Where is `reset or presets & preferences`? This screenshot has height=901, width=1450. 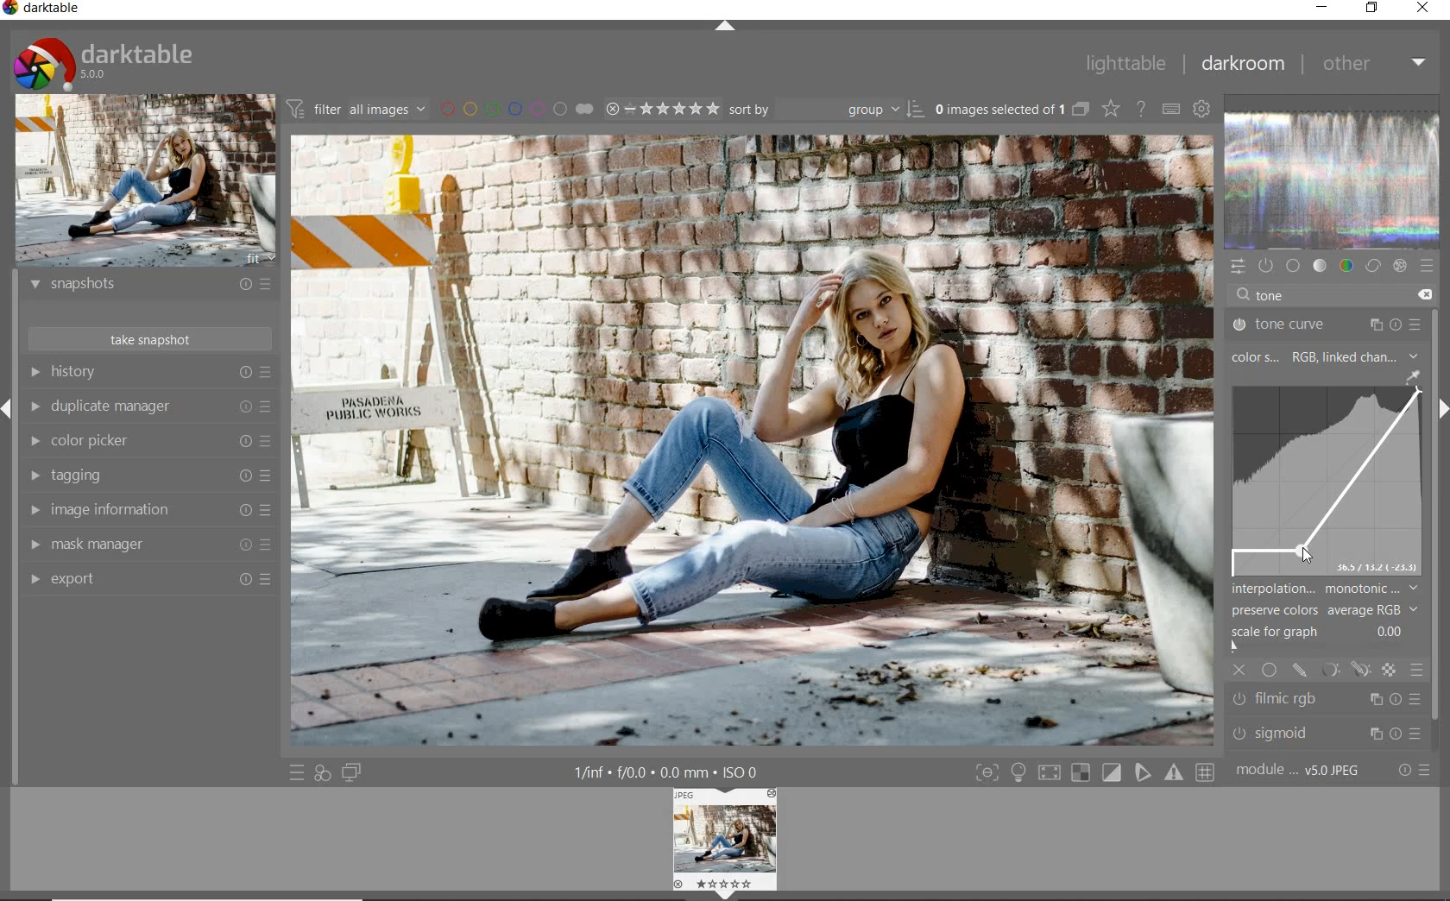 reset or presets & preferences is located at coordinates (1411, 771).